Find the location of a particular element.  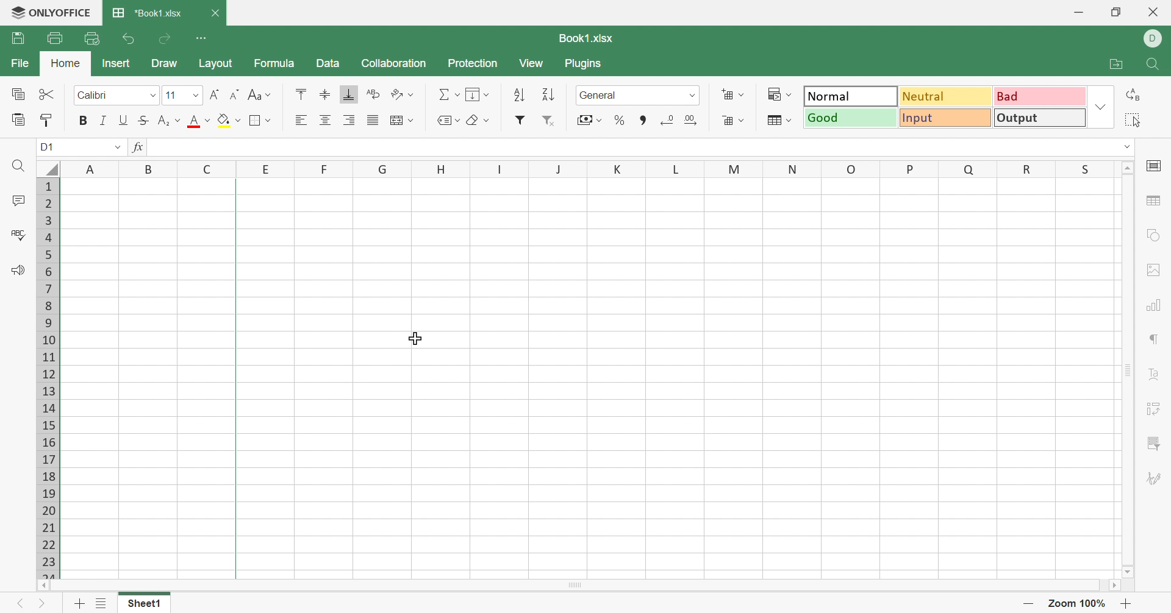

fx is located at coordinates (138, 147).